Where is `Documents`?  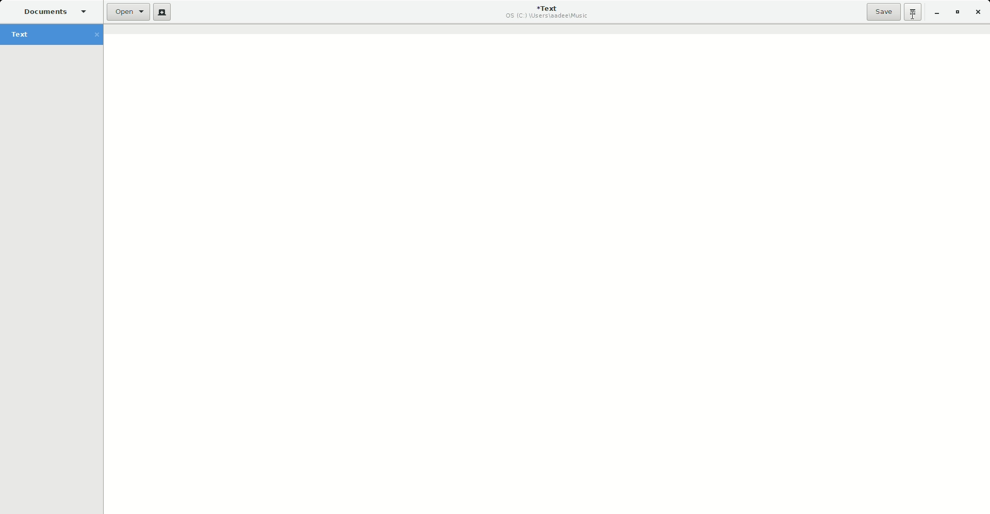 Documents is located at coordinates (51, 11).